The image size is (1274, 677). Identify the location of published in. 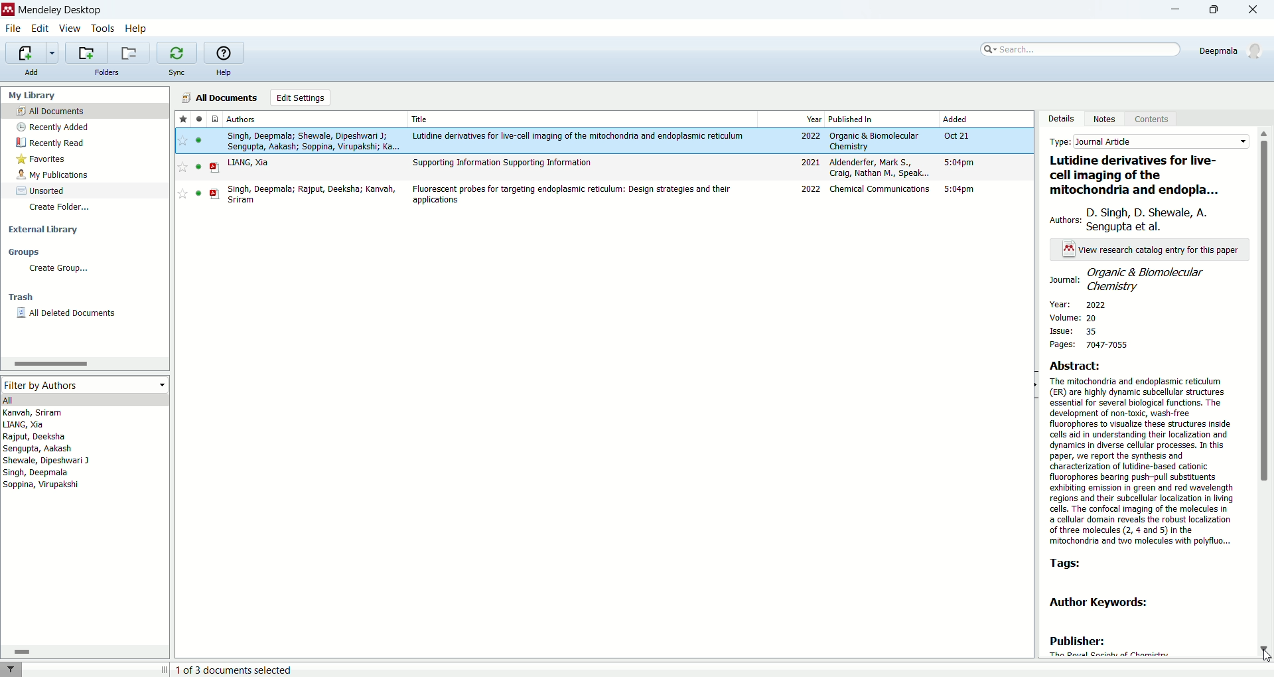
(851, 119).